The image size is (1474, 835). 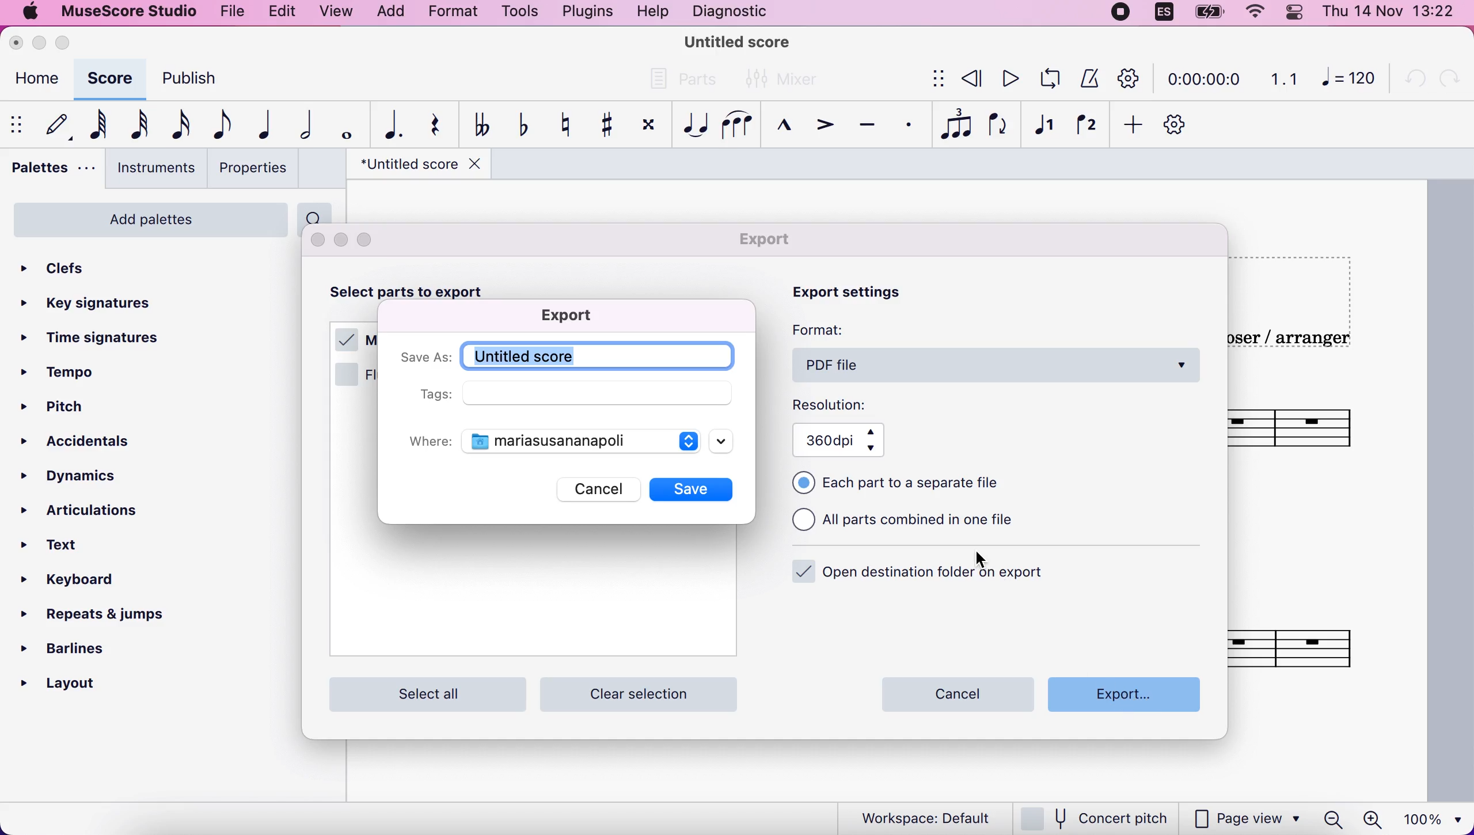 I want to click on clefs, so click(x=72, y=268).